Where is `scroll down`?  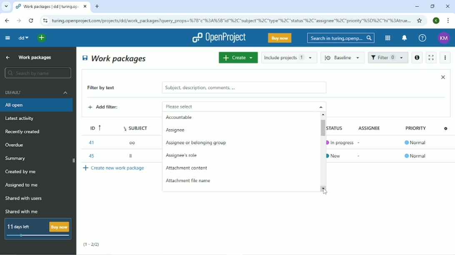 scroll down is located at coordinates (325, 188).